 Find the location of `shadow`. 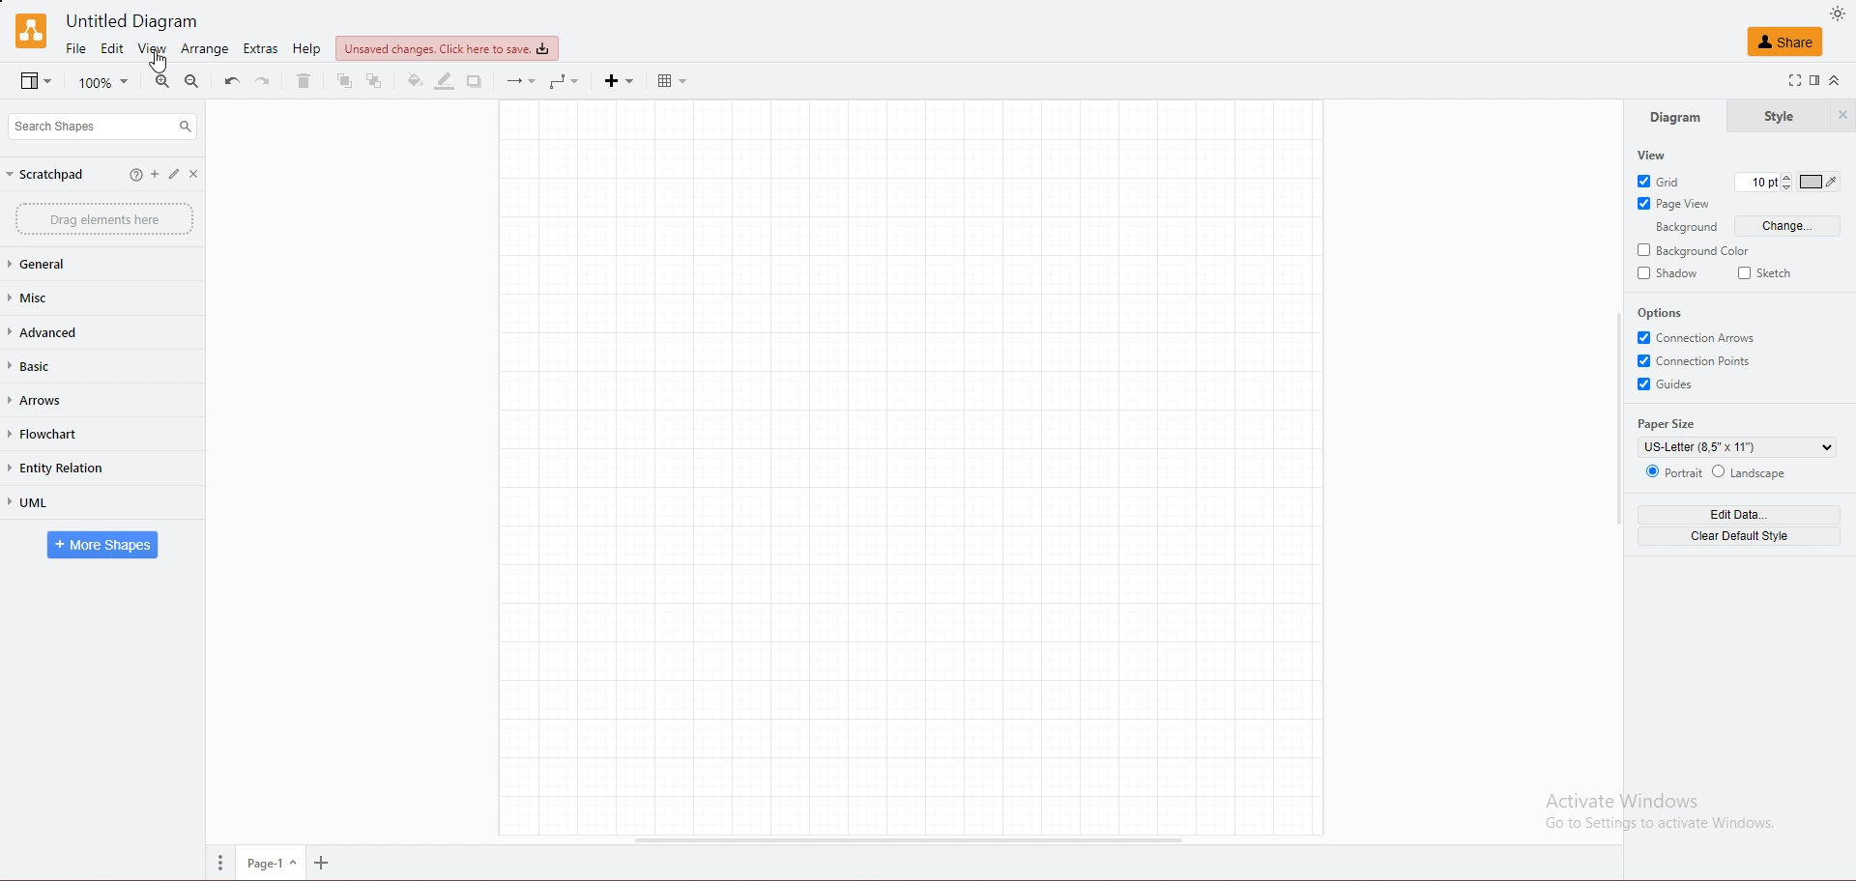

shadow is located at coordinates (1669, 272).